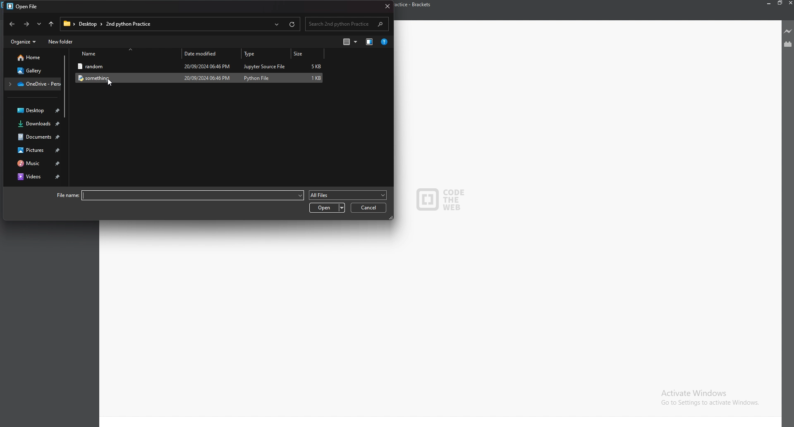 The image size is (794, 427). What do you see at coordinates (206, 66) in the screenshot?
I see `20/09/2024 06:46 PM` at bounding box center [206, 66].